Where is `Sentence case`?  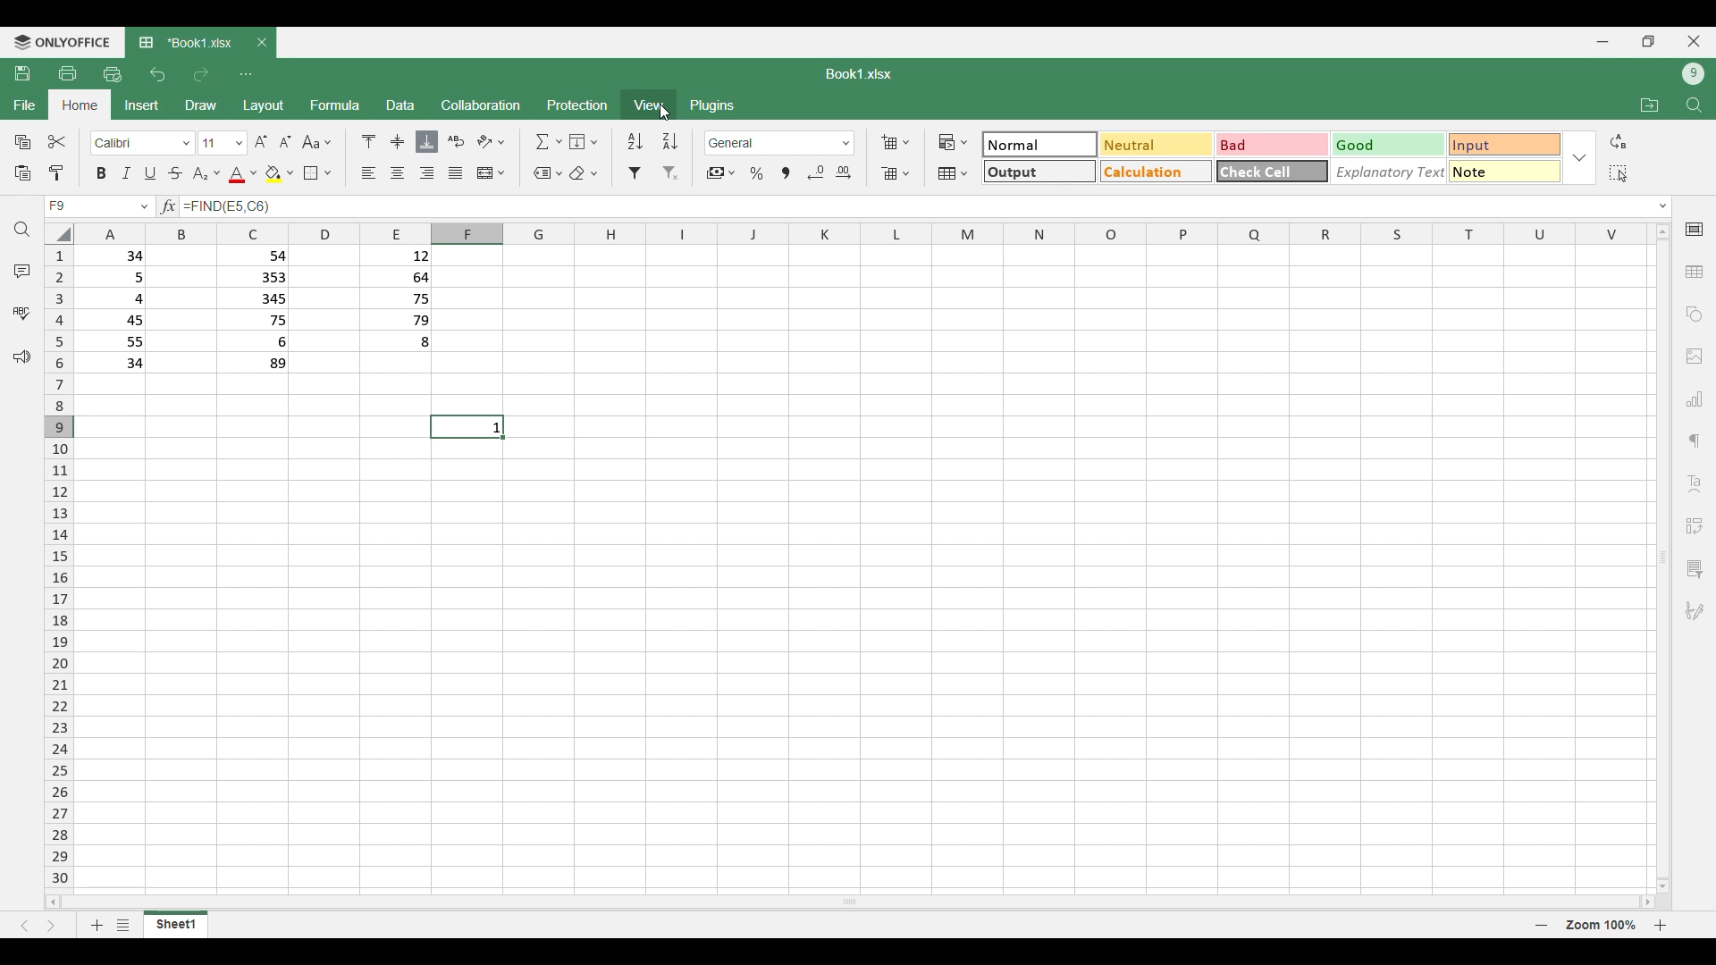 Sentence case is located at coordinates (318, 142).